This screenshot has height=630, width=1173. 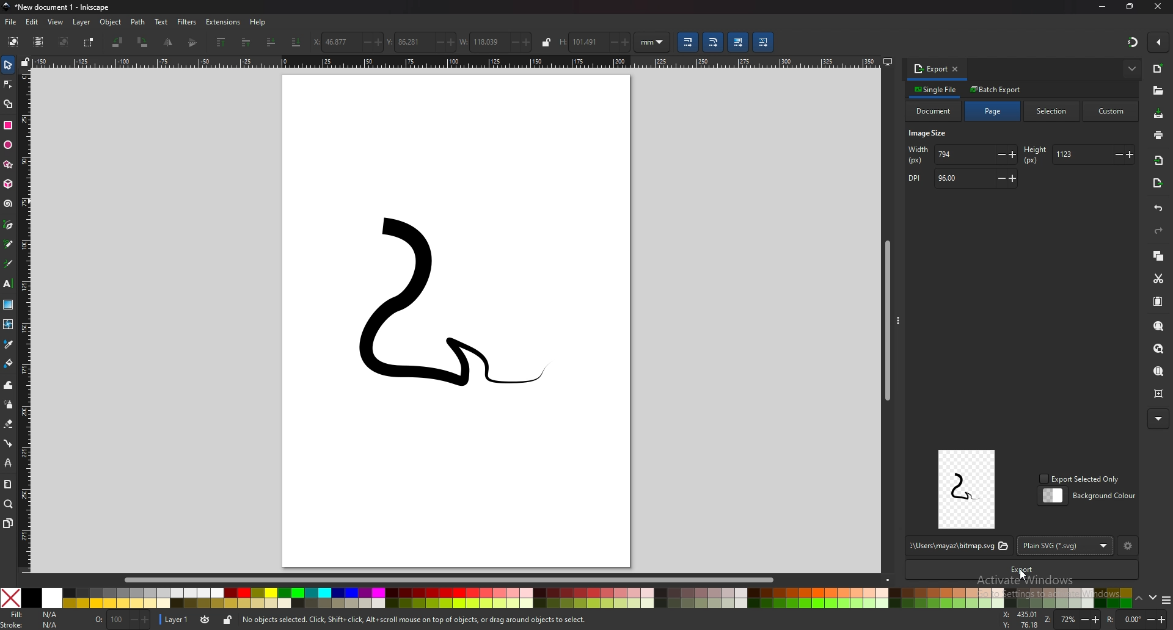 I want to click on up, so click(x=1139, y=598).